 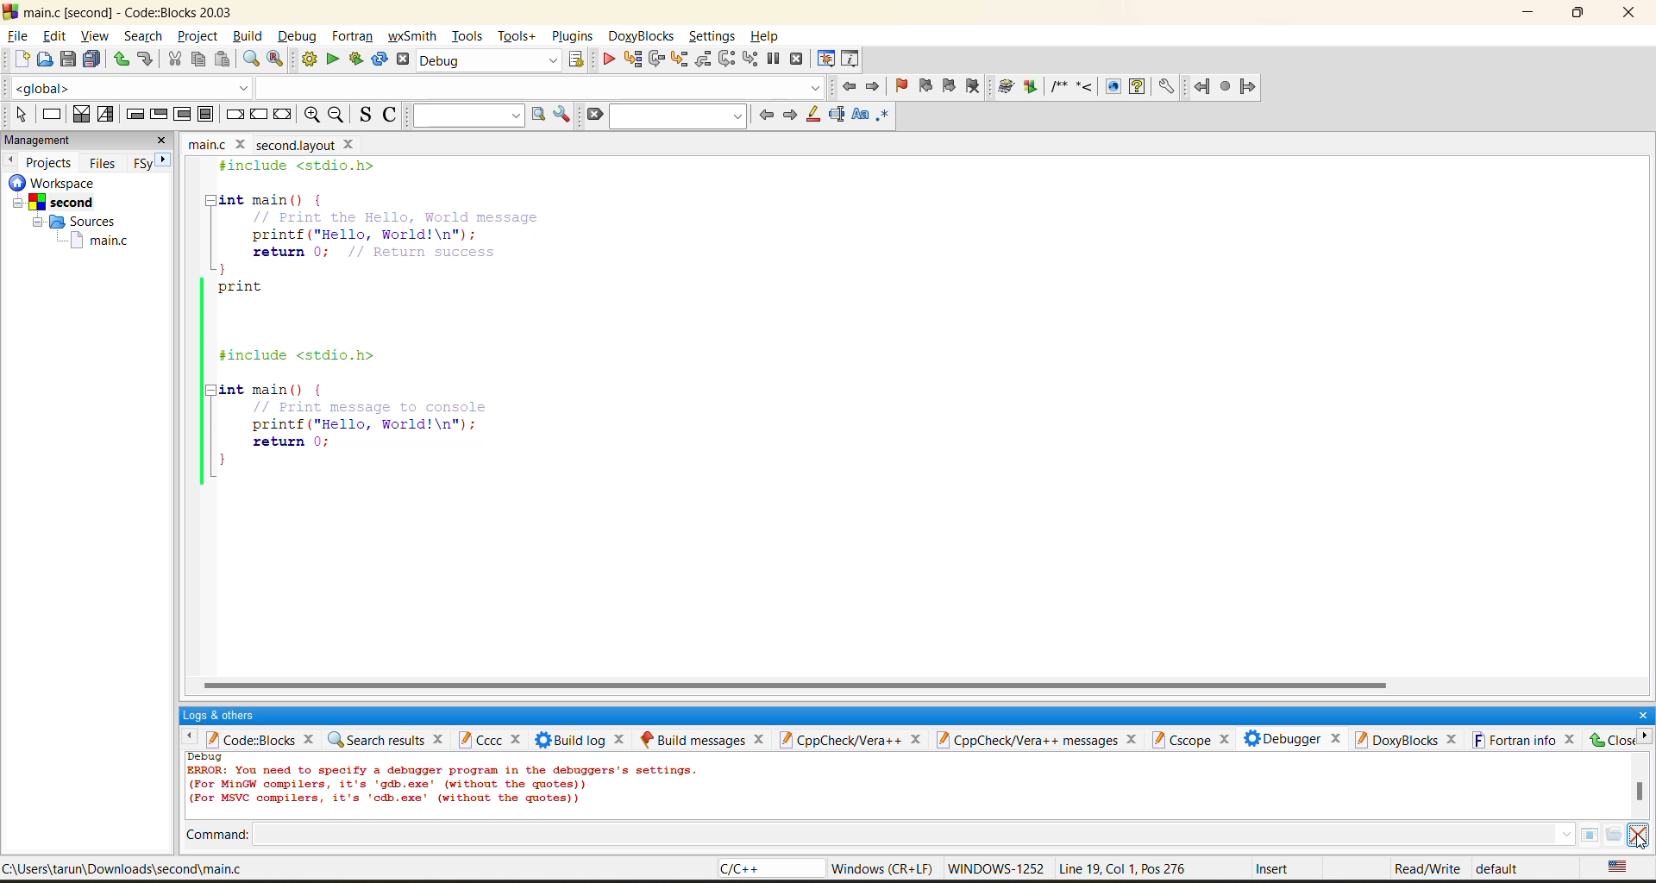 What do you see at coordinates (406, 58) in the screenshot?
I see `abort` at bounding box center [406, 58].